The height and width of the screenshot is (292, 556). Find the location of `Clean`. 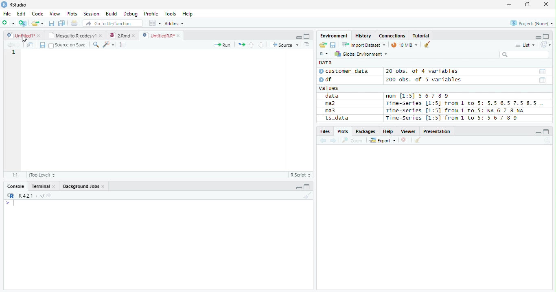

Clean is located at coordinates (307, 196).